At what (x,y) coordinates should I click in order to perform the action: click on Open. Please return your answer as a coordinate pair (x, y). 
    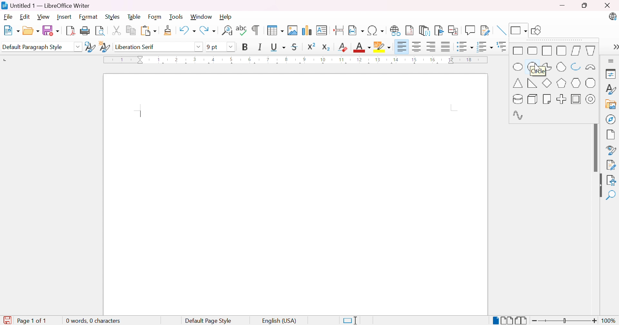
    Looking at the image, I should click on (31, 31).